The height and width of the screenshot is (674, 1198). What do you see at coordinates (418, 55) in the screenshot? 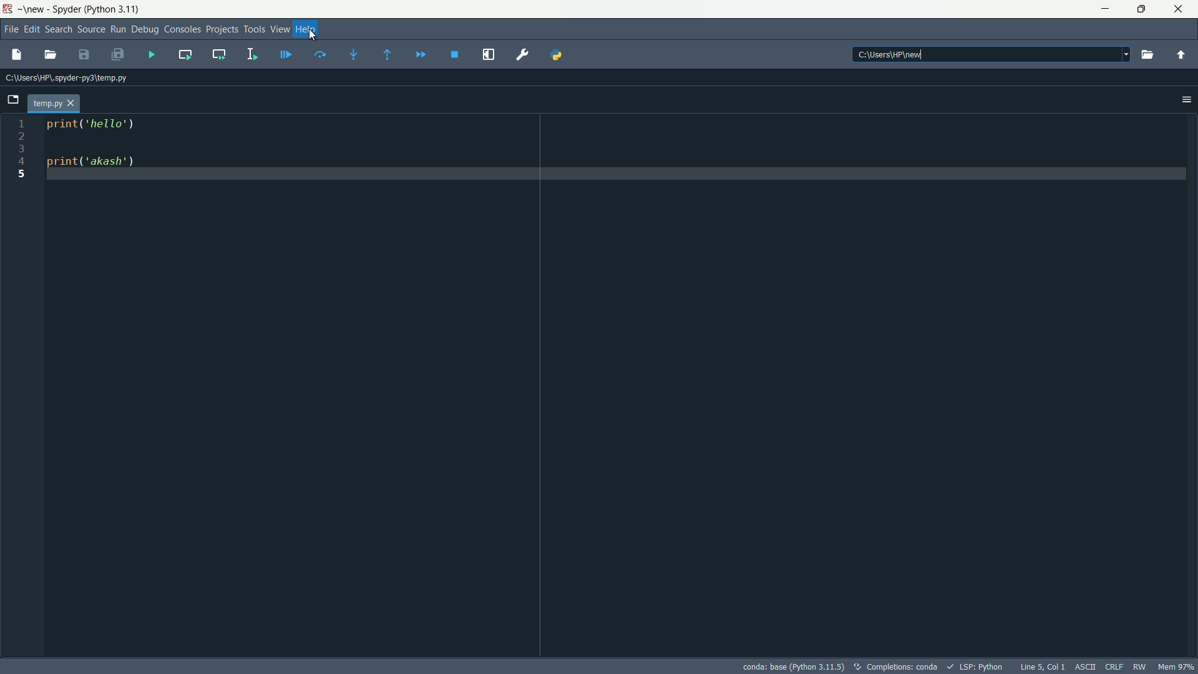
I see `continue execution until next breakpoint` at bounding box center [418, 55].